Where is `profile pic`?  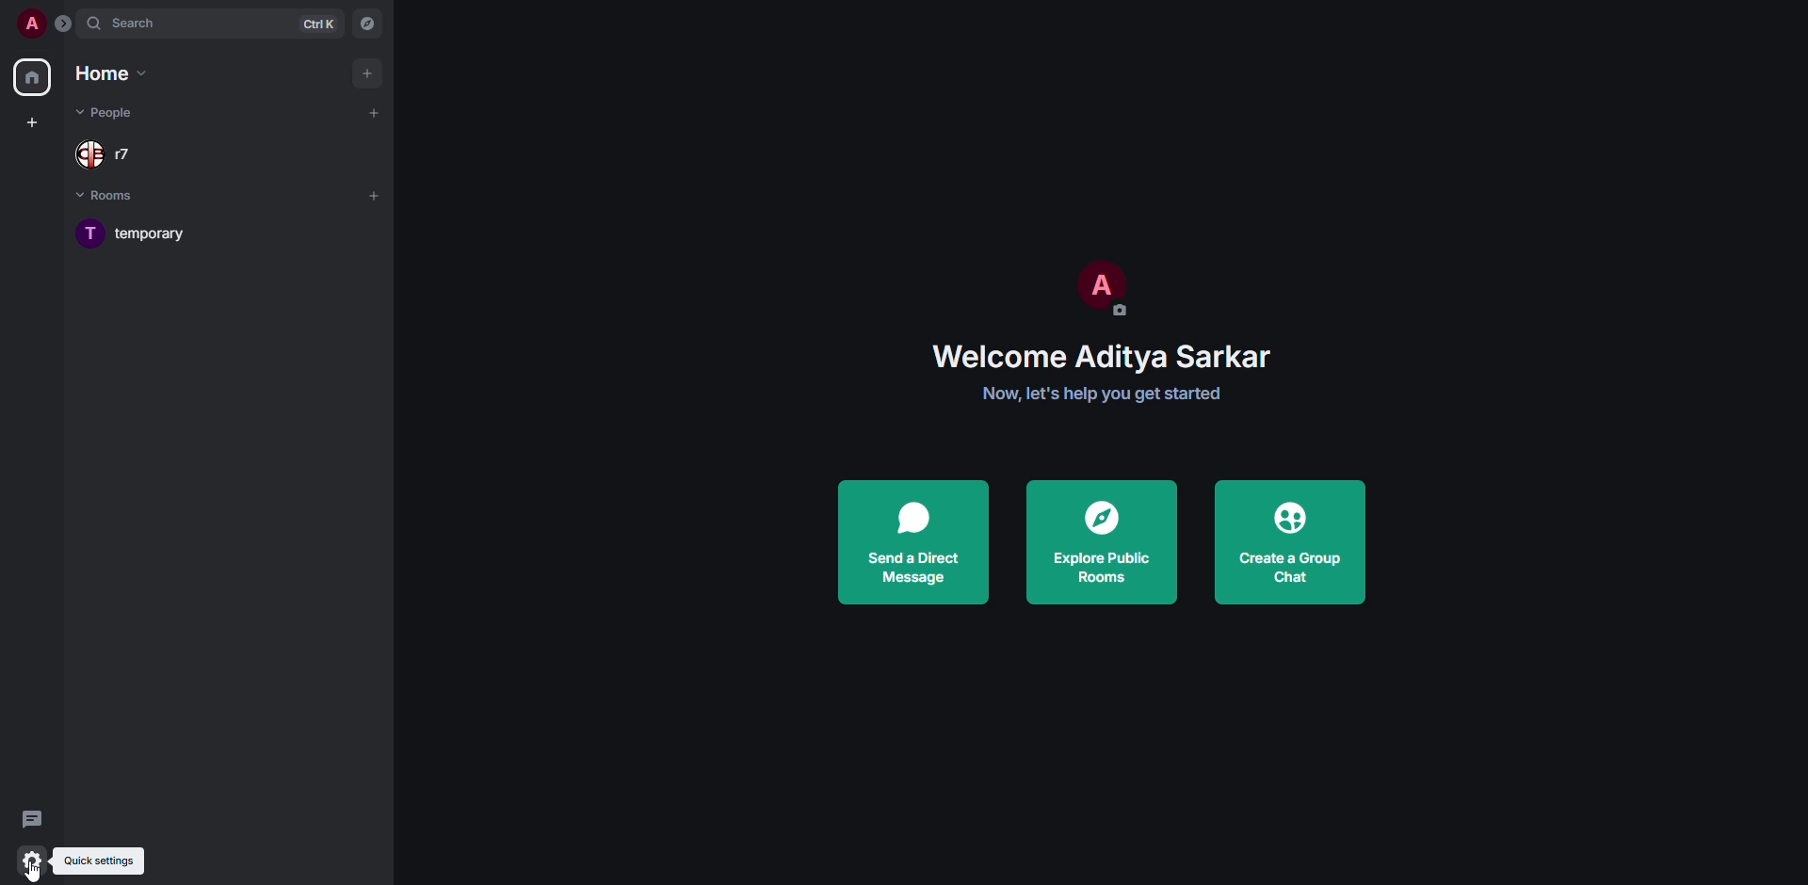 profile pic is located at coordinates (1104, 286).